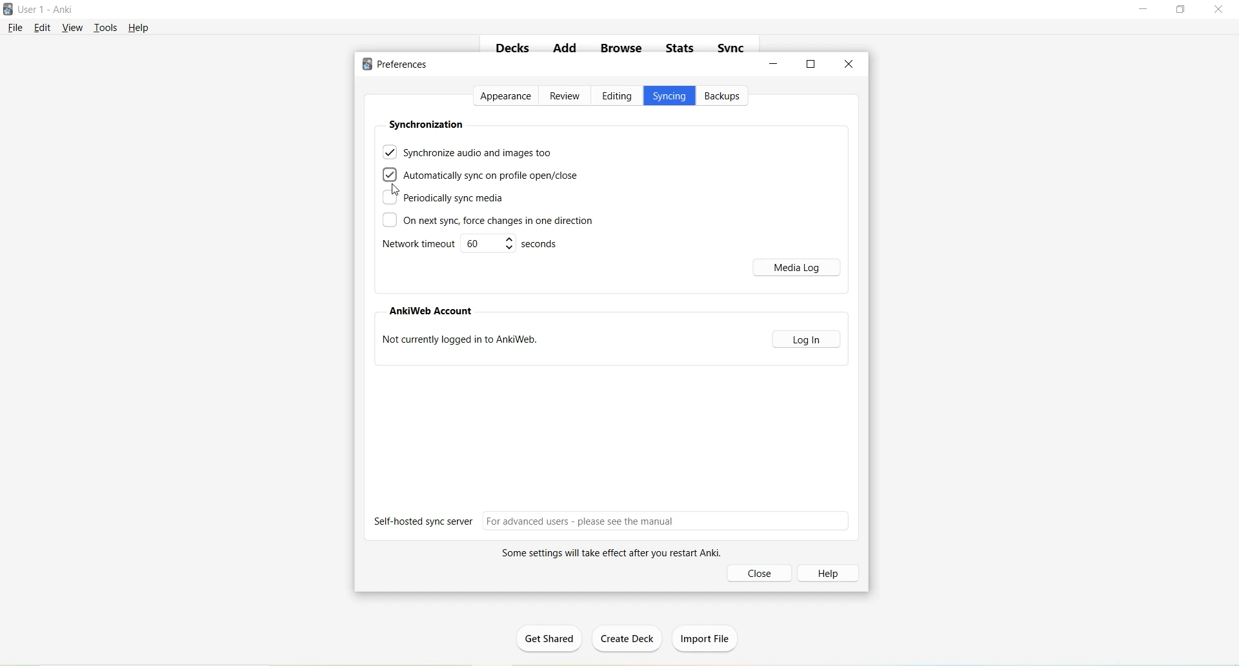  I want to click on Automatically sync on profile open/close, so click(495, 176).